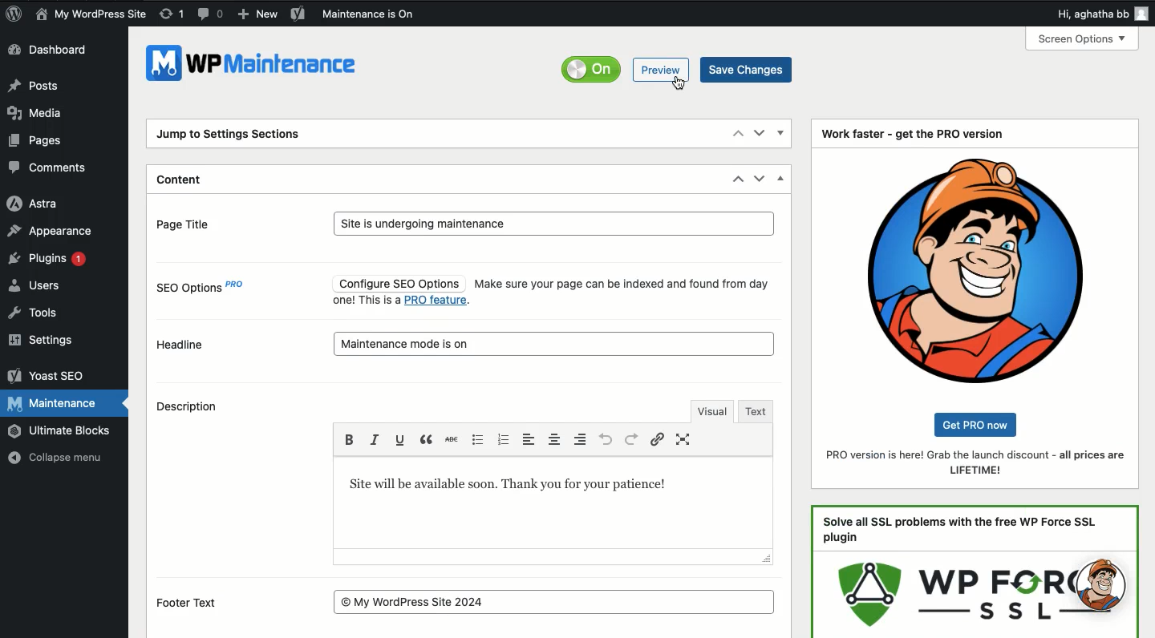 The height and width of the screenshot is (638, 1155). I want to click on Preview, so click(662, 70).